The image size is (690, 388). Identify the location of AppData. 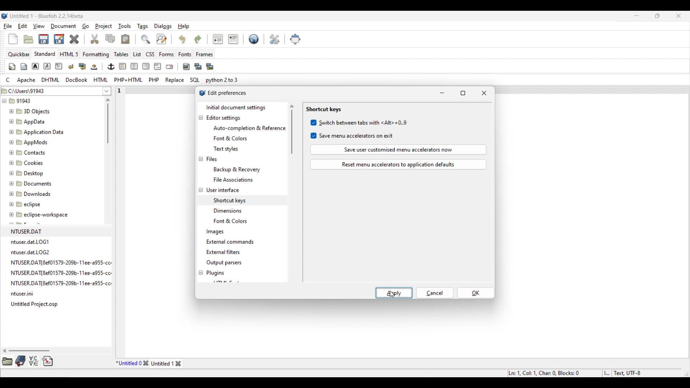
(29, 121).